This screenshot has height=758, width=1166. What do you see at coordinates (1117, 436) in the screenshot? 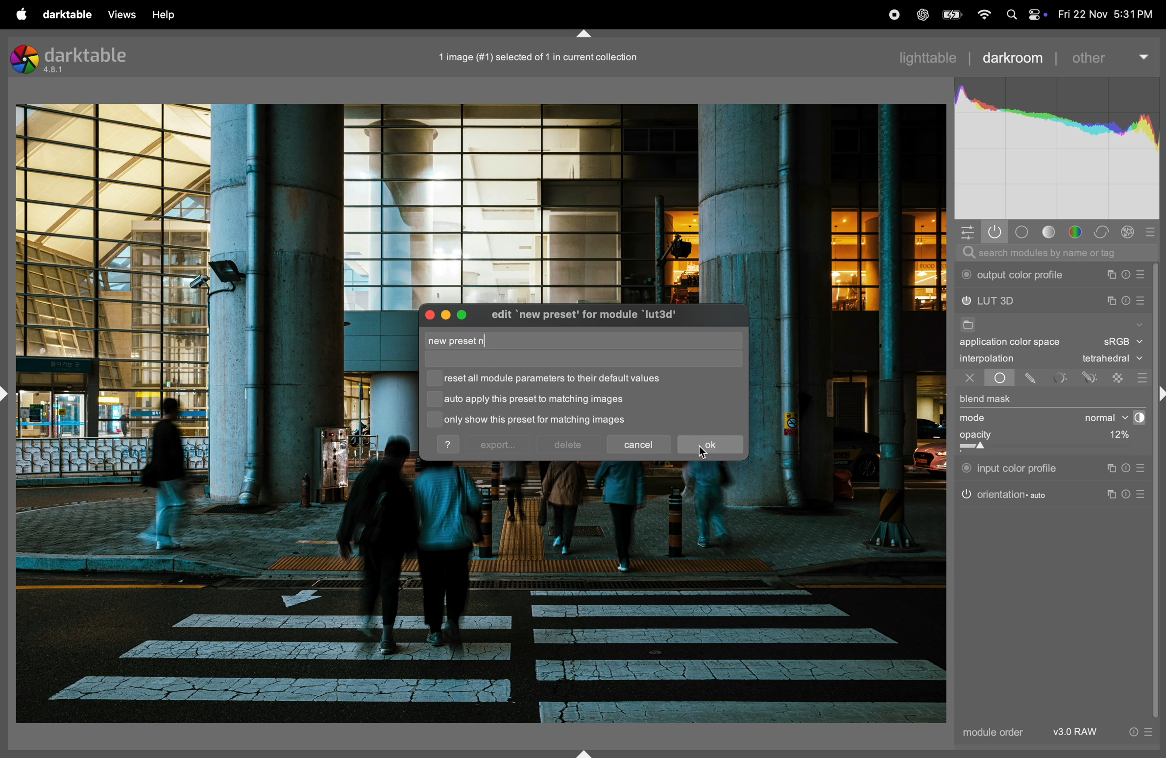
I see `12%` at bounding box center [1117, 436].